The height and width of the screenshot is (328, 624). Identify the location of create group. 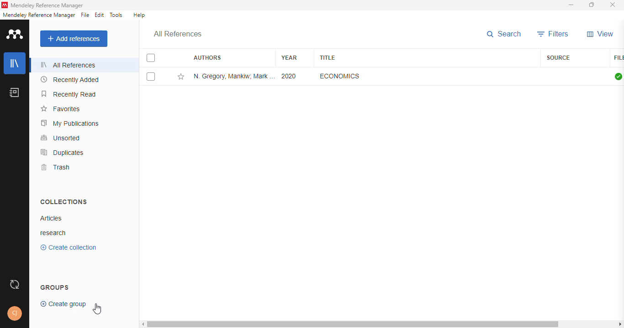
(63, 304).